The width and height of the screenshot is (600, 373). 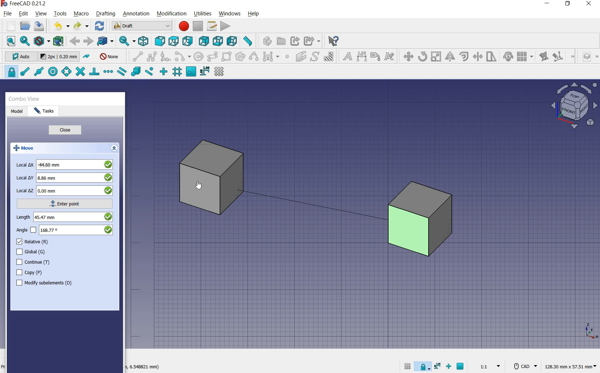 What do you see at coordinates (225, 26) in the screenshot?
I see `execute macro` at bounding box center [225, 26].